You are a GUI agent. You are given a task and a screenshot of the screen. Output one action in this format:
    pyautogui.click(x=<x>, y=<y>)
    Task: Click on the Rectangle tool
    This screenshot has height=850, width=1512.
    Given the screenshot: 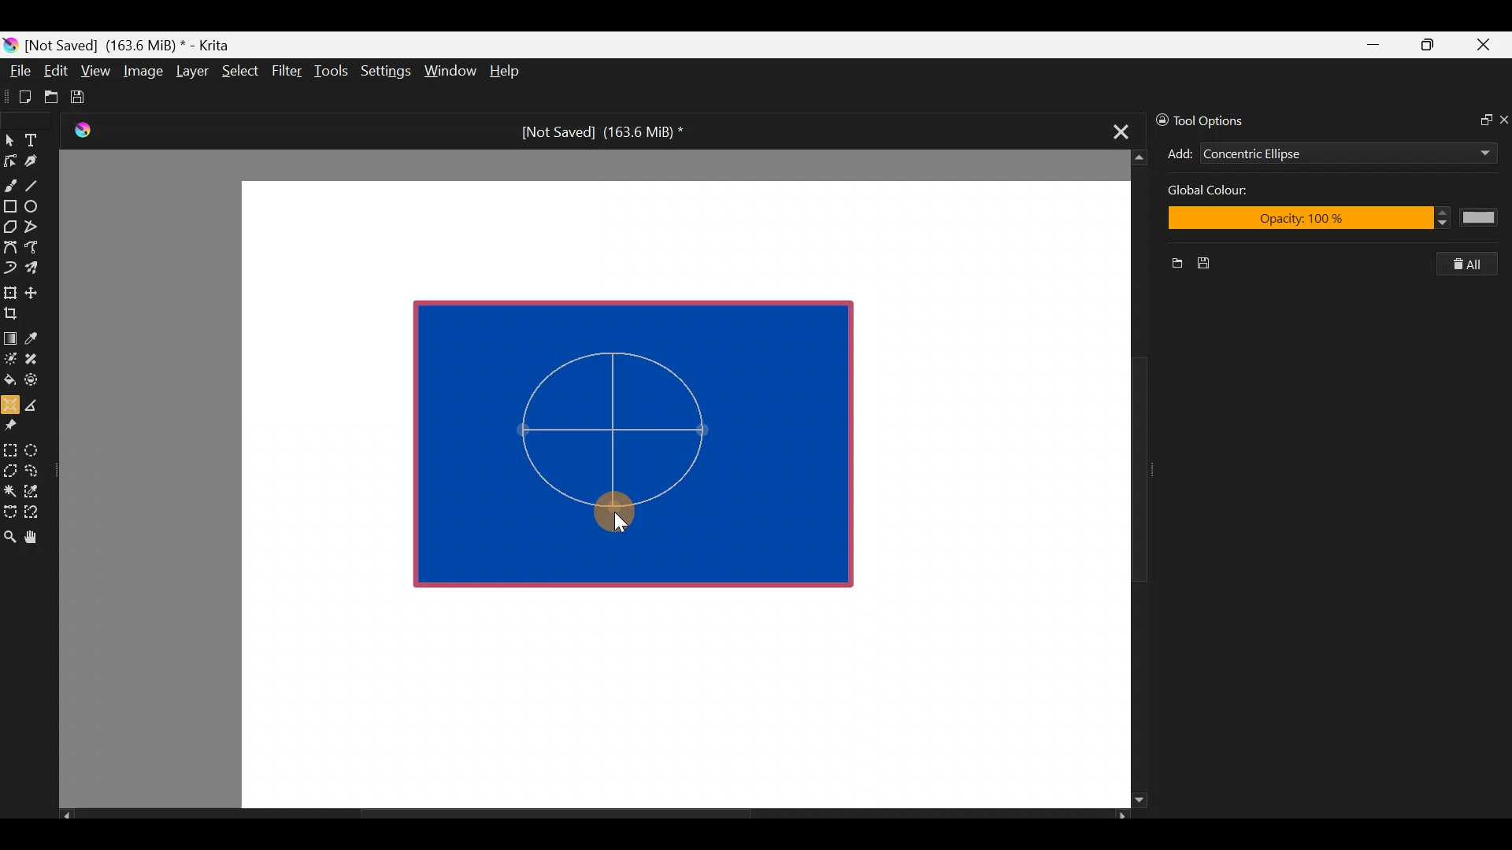 What is the action you would take?
    pyautogui.click(x=10, y=208)
    